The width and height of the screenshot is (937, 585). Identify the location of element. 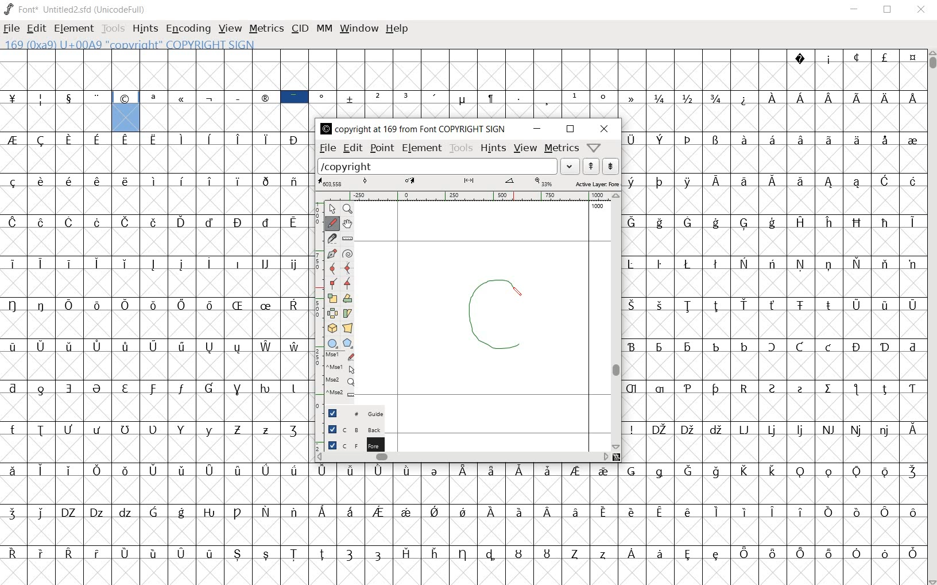
(422, 148).